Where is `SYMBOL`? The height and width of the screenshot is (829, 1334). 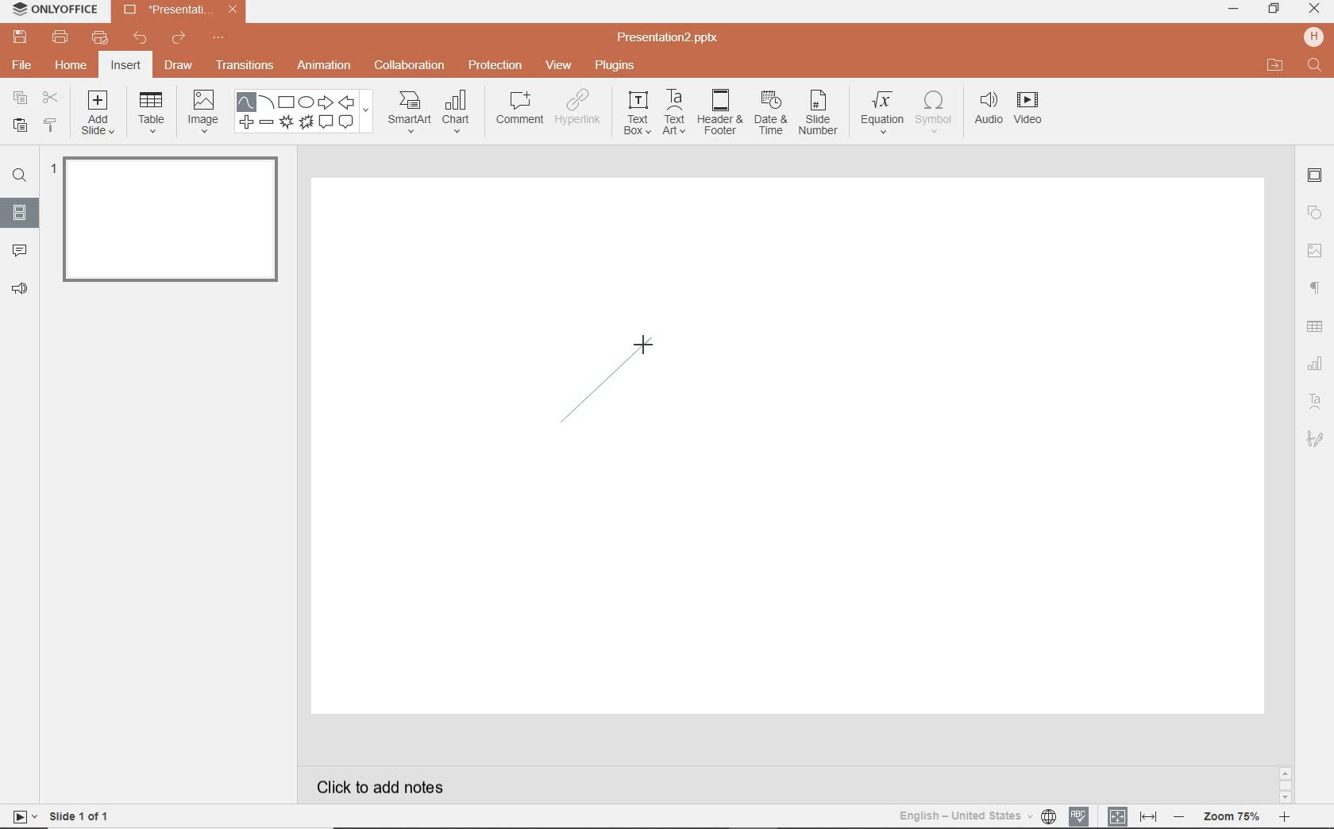
SYMBOL is located at coordinates (934, 112).